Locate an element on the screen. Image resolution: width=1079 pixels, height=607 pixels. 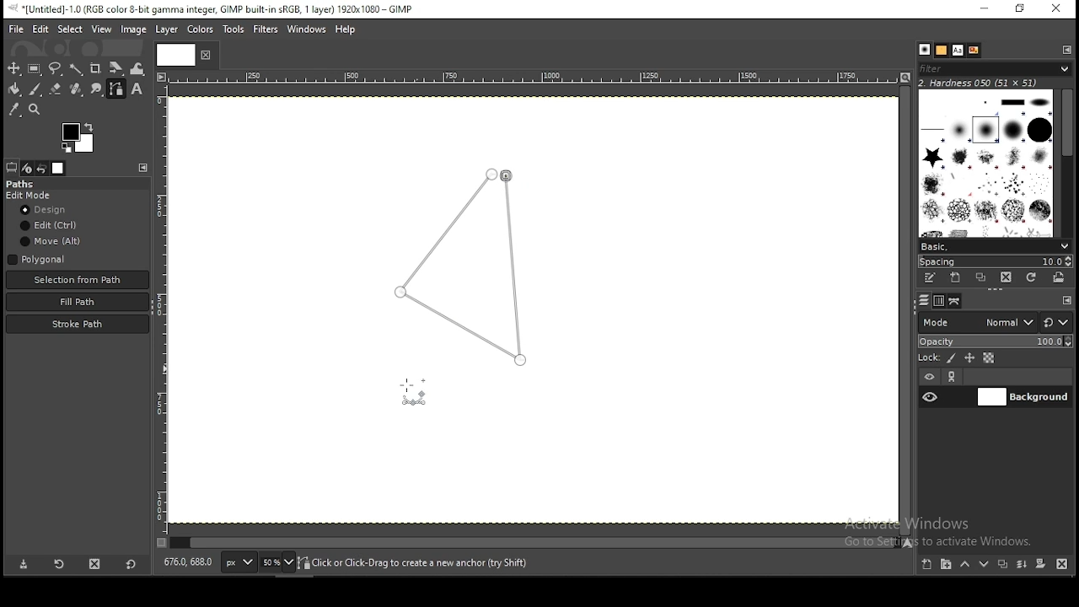
refresh brushes is located at coordinates (1031, 278).